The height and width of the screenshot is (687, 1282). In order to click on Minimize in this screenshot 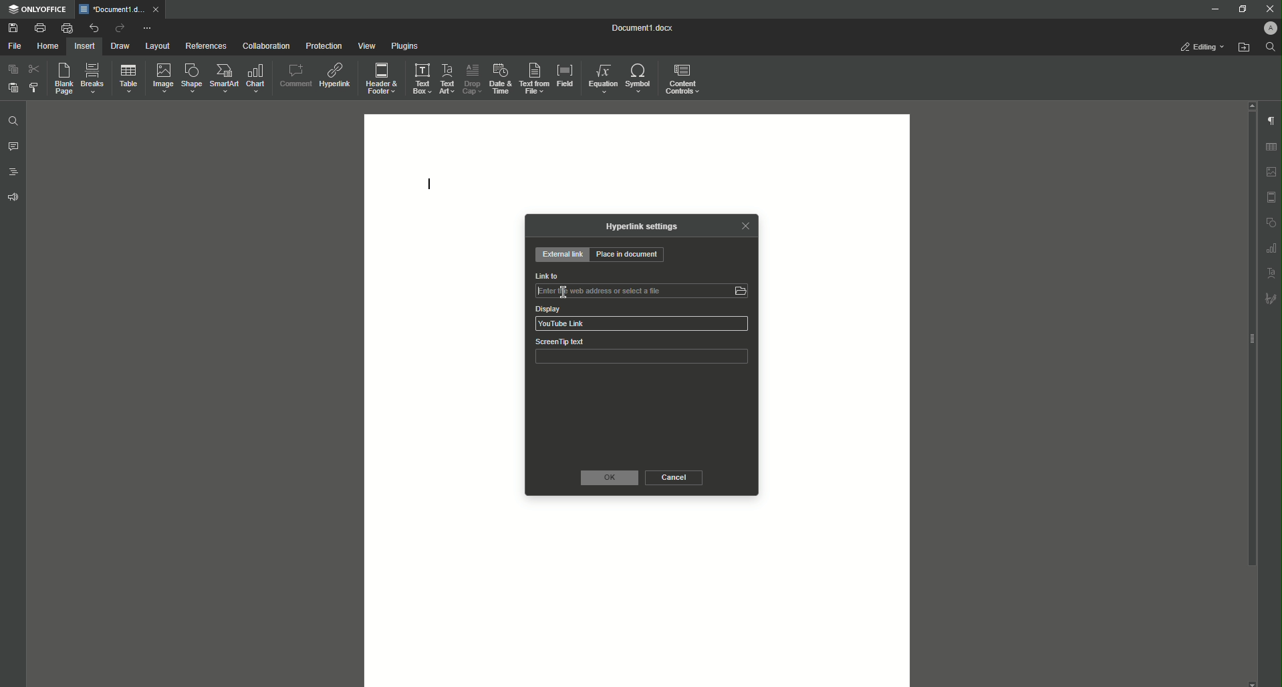, I will do `click(1210, 9)`.